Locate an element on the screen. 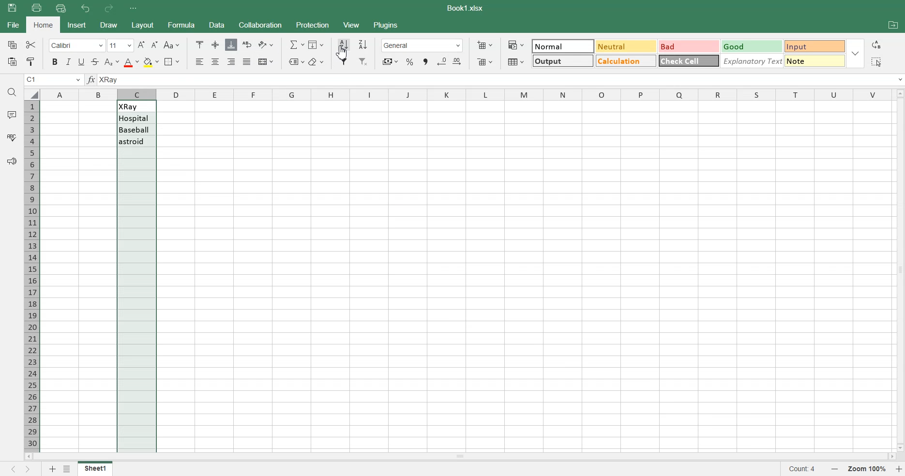 The width and height of the screenshot is (905, 476). Add Note is located at coordinates (11, 114).